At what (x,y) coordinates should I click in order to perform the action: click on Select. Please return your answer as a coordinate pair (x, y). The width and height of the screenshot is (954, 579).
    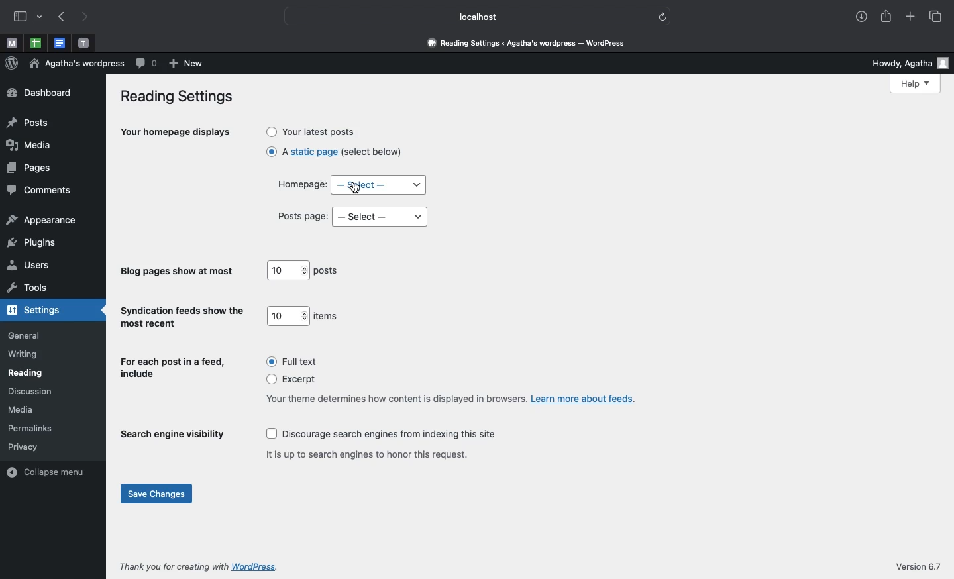
    Looking at the image, I should click on (381, 217).